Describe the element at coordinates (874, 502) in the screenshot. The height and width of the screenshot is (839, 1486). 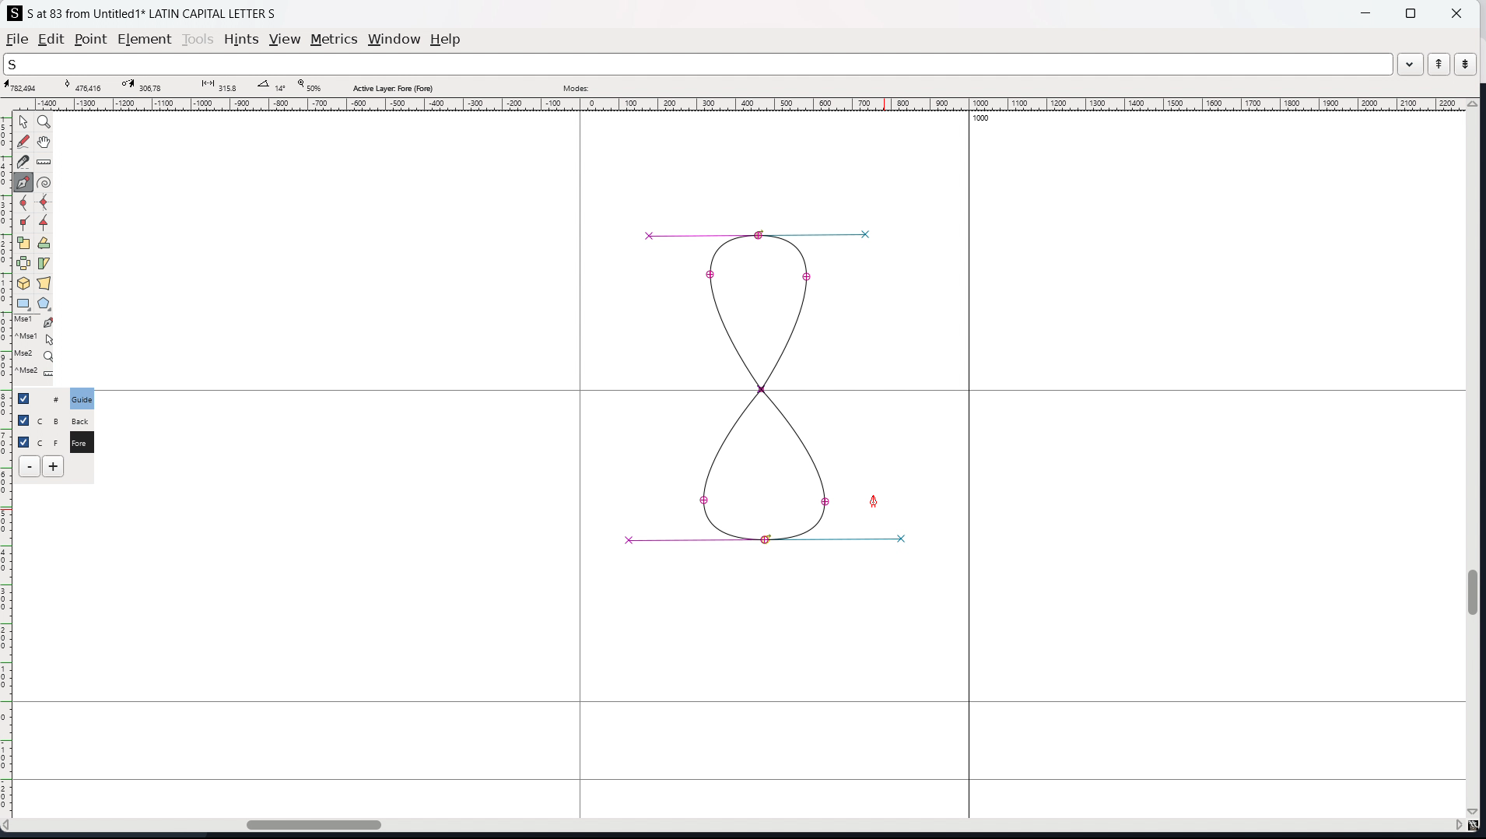
I see `cursor` at that location.